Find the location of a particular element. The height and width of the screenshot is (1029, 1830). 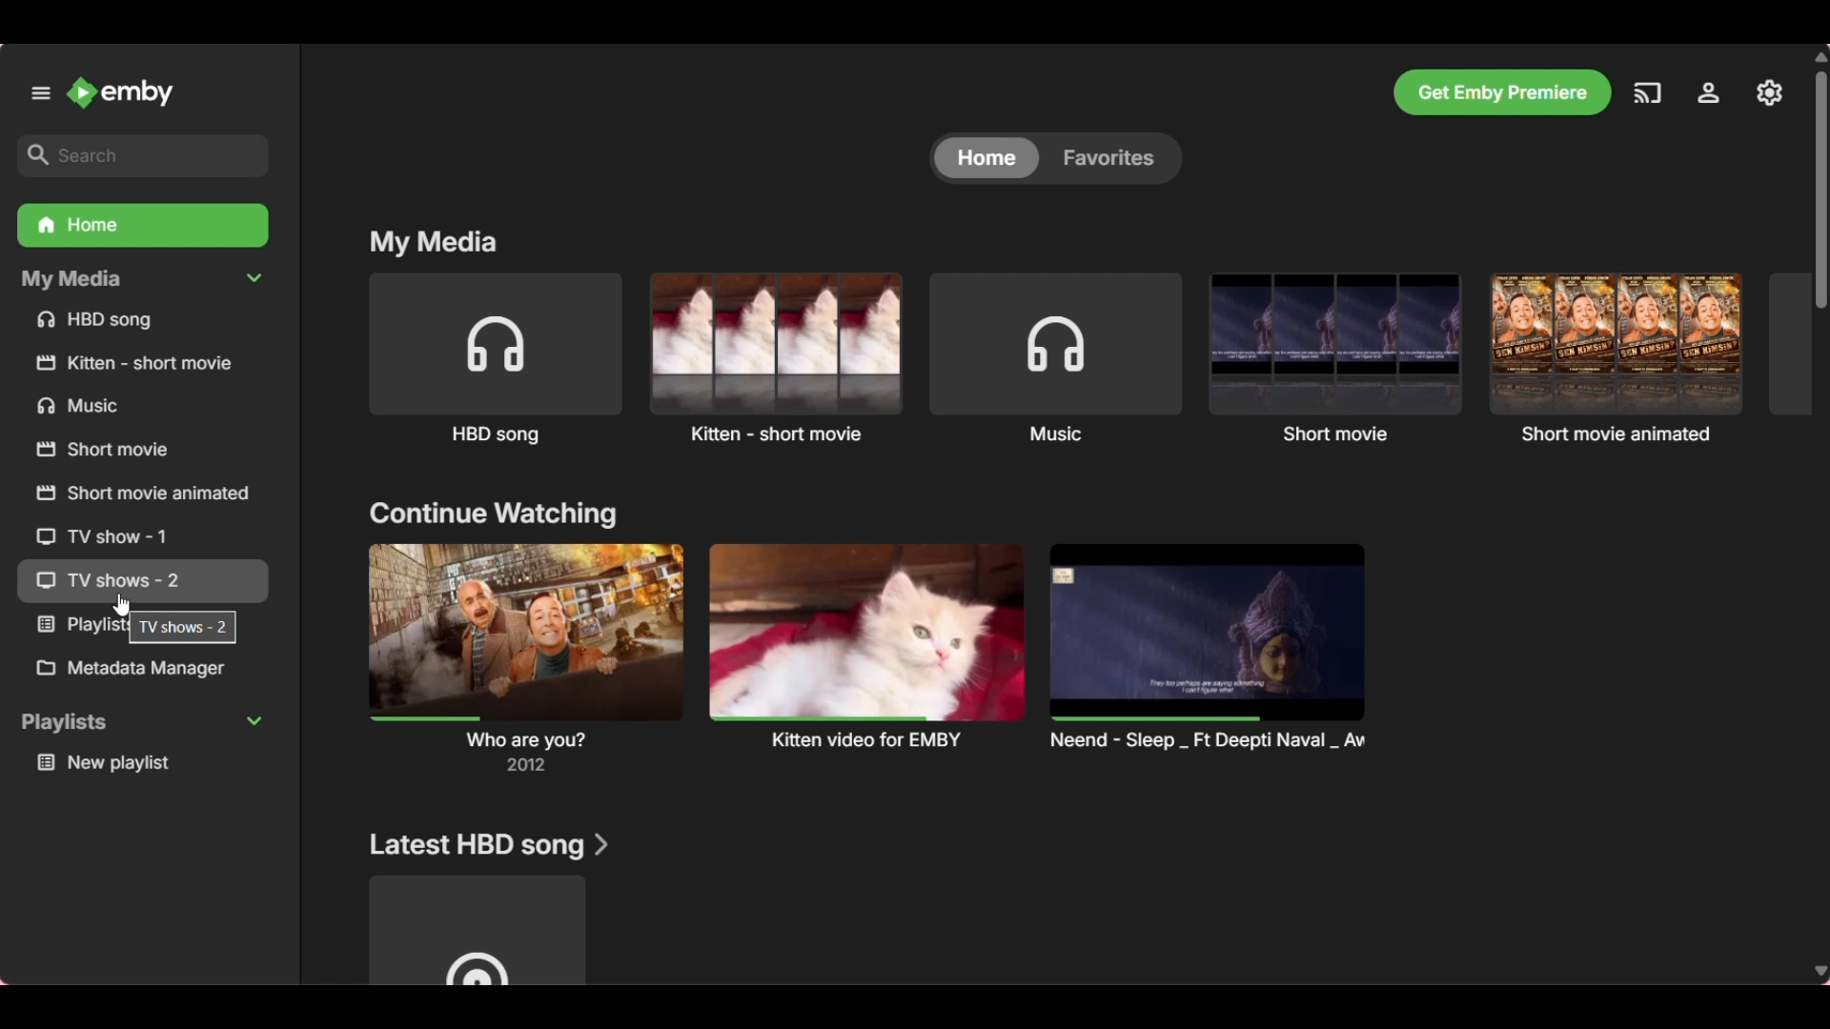

Music is located at coordinates (1057, 357).